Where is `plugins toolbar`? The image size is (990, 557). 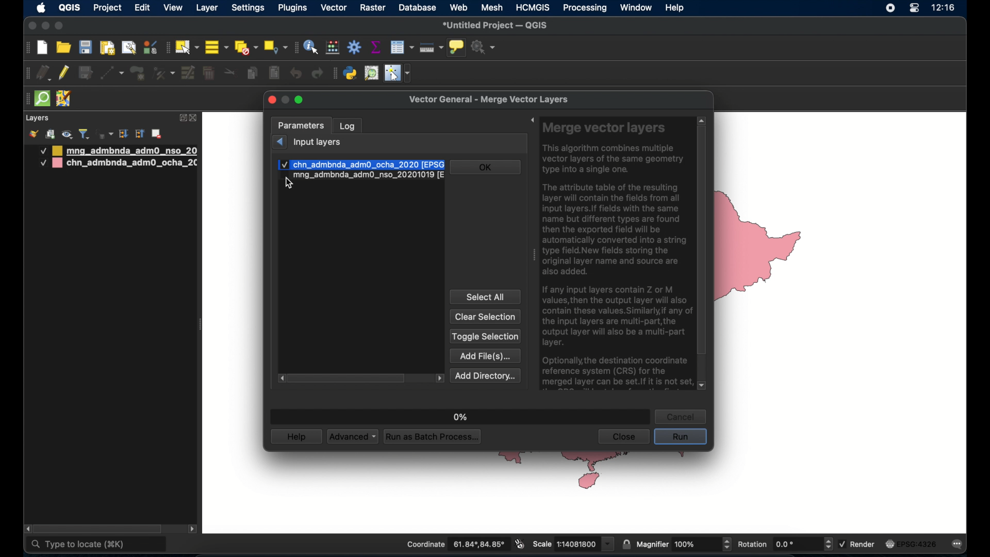
plugins toolbar is located at coordinates (334, 72).